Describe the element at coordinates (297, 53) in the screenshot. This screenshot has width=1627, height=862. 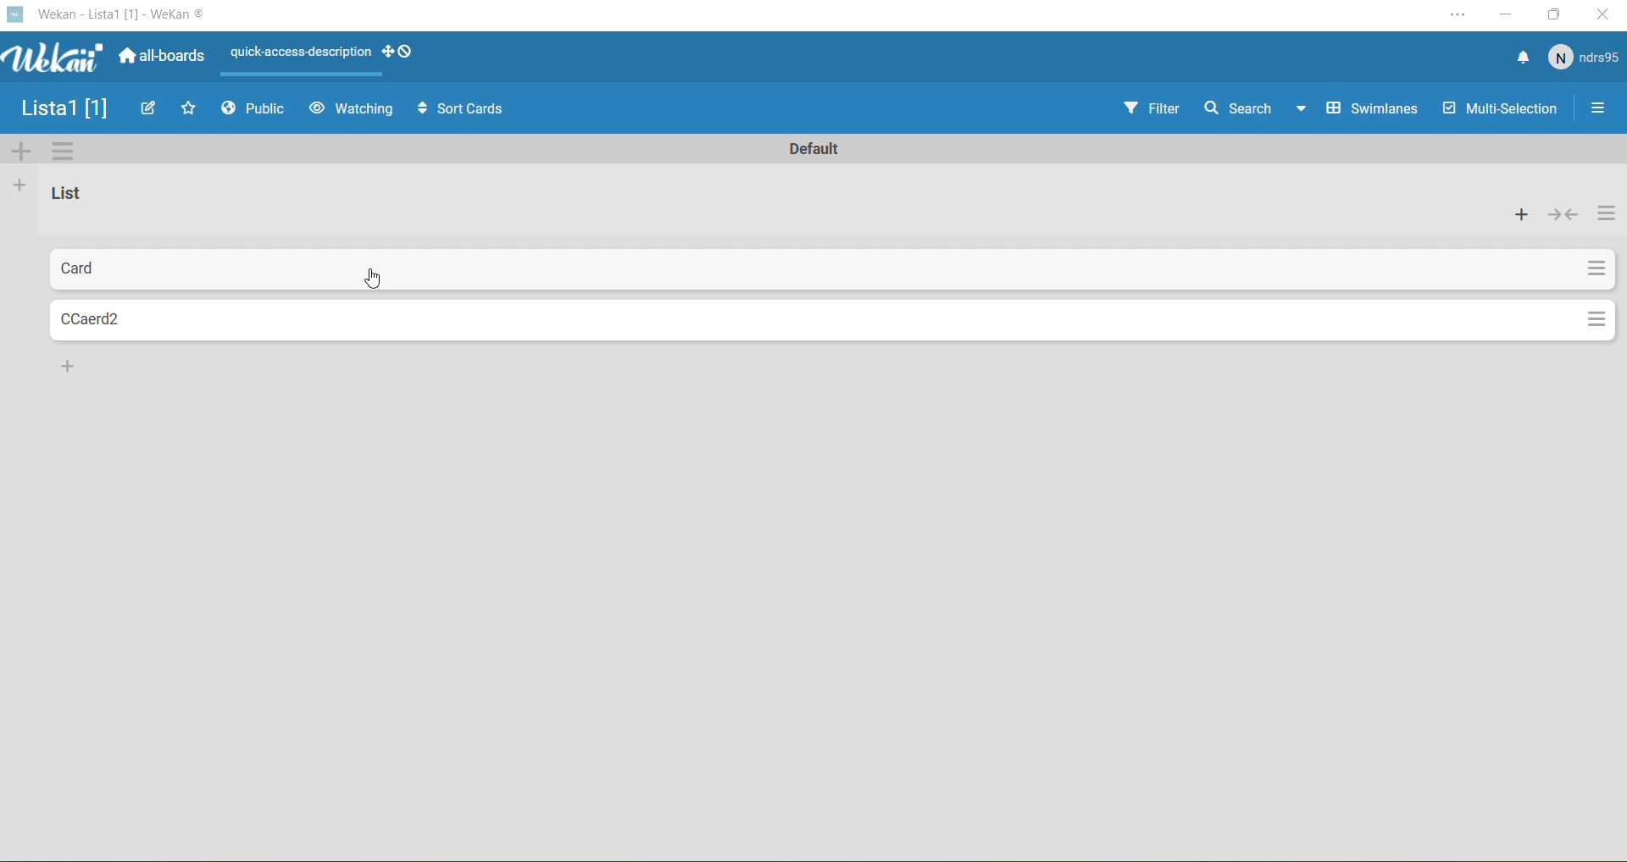
I see `Layout Actions` at that location.